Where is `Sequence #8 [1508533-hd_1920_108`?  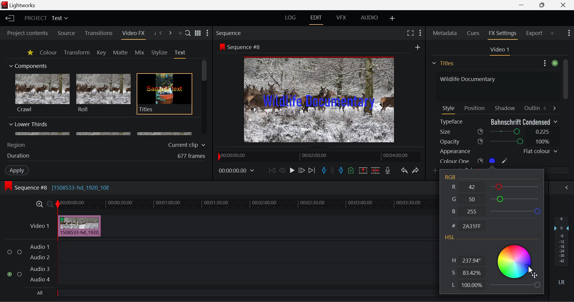 Sequence #8 [1508533-hd_1920_108 is located at coordinates (63, 187).